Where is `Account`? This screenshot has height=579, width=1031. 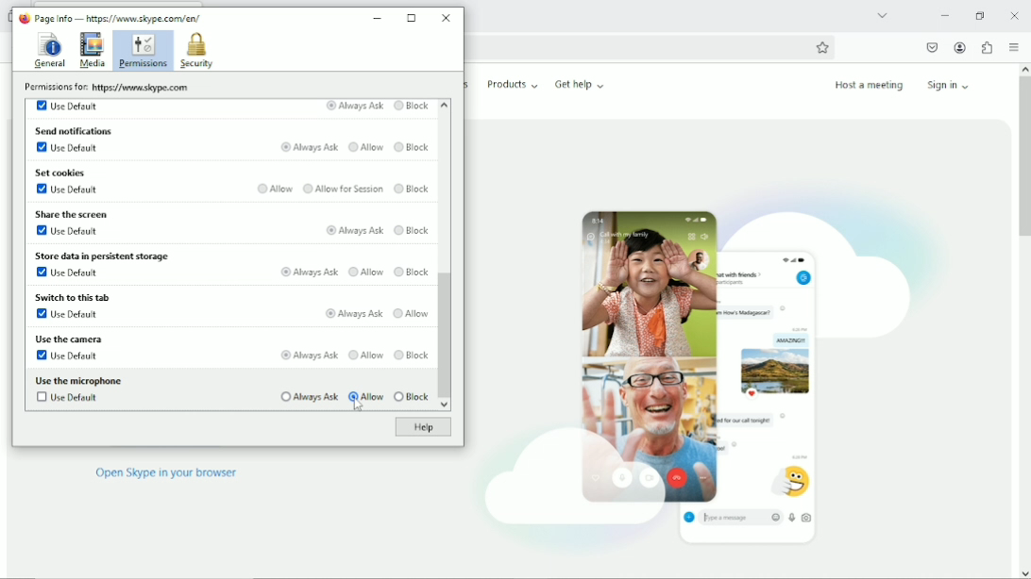 Account is located at coordinates (960, 48).